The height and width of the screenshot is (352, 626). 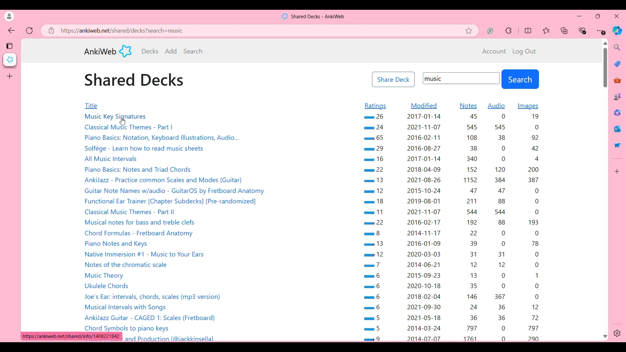 I want to click on 6 2020-10-18 35 0 0, so click(x=453, y=286).